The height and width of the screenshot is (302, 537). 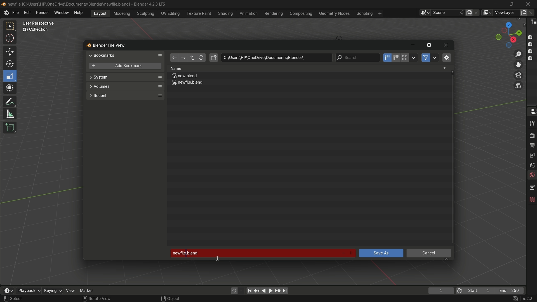 I want to click on save as, so click(x=381, y=253).